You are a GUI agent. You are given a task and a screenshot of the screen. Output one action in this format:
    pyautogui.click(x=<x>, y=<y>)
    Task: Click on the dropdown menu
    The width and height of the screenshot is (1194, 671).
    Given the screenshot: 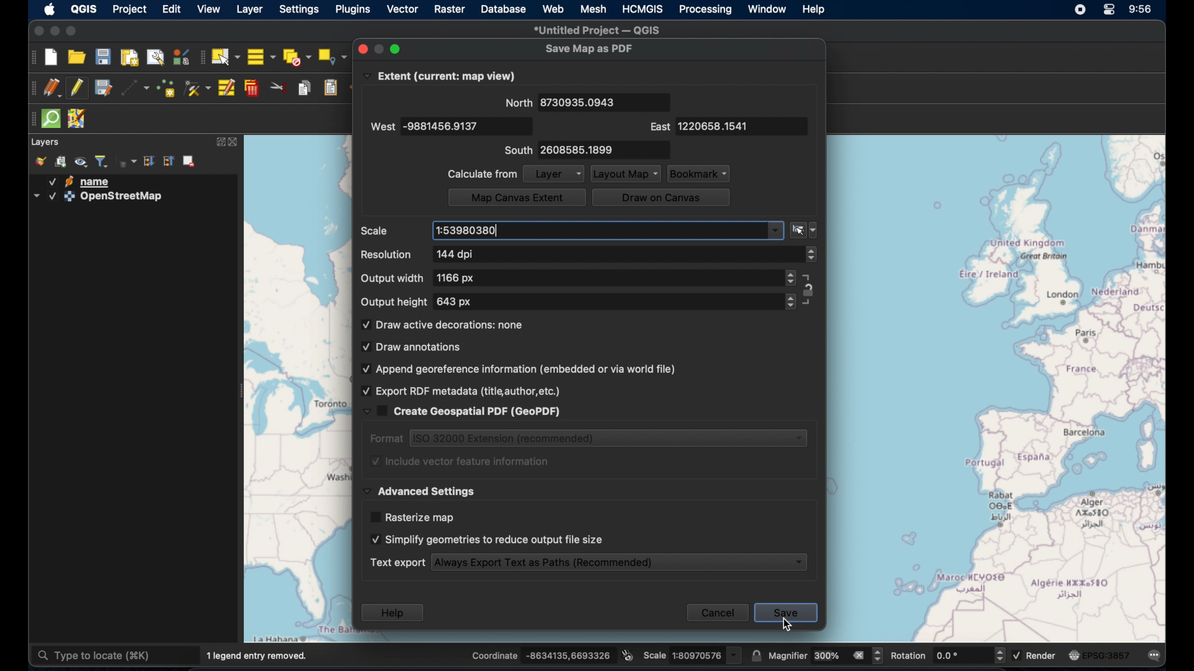 What is the action you would take?
    pyautogui.click(x=774, y=231)
    